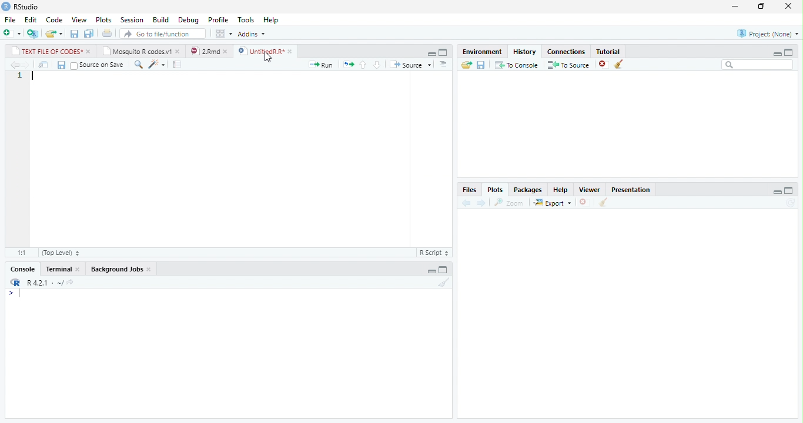 The width and height of the screenshot is (803, 423). I want to click on Zoom, so click(509, 203).